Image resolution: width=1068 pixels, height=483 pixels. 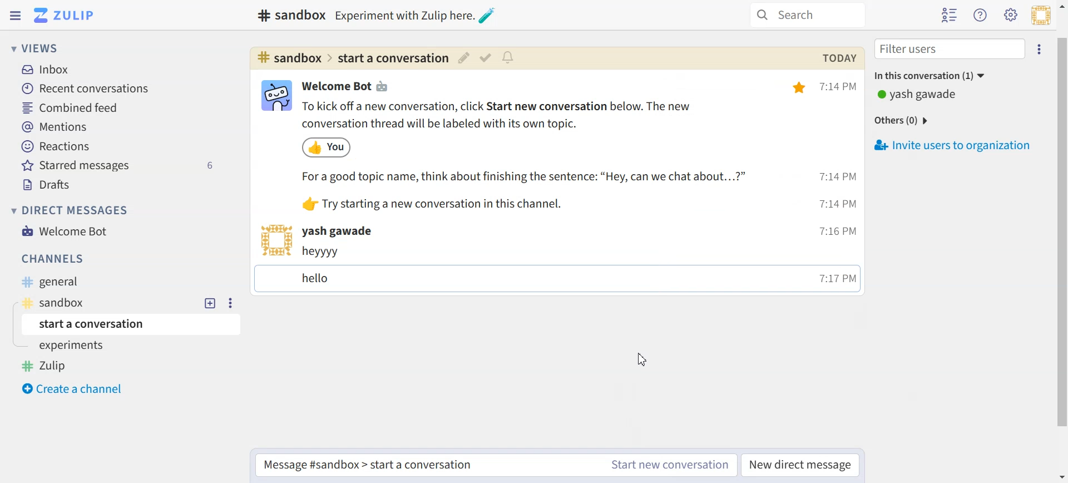 I want to click on New topic, so click(x=211, y=303).